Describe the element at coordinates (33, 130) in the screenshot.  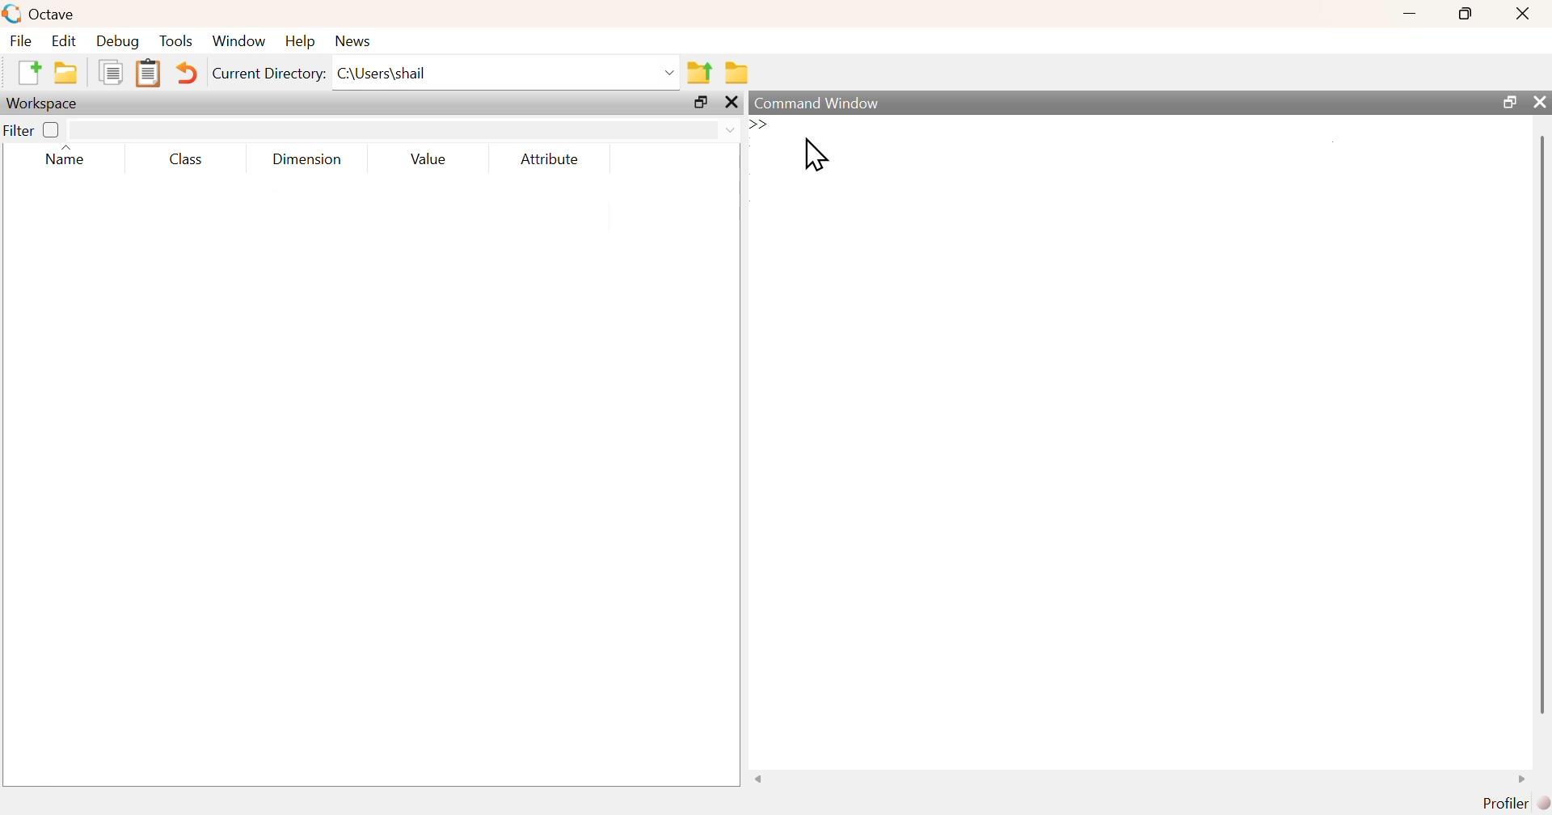
I see `Filter` at that location.